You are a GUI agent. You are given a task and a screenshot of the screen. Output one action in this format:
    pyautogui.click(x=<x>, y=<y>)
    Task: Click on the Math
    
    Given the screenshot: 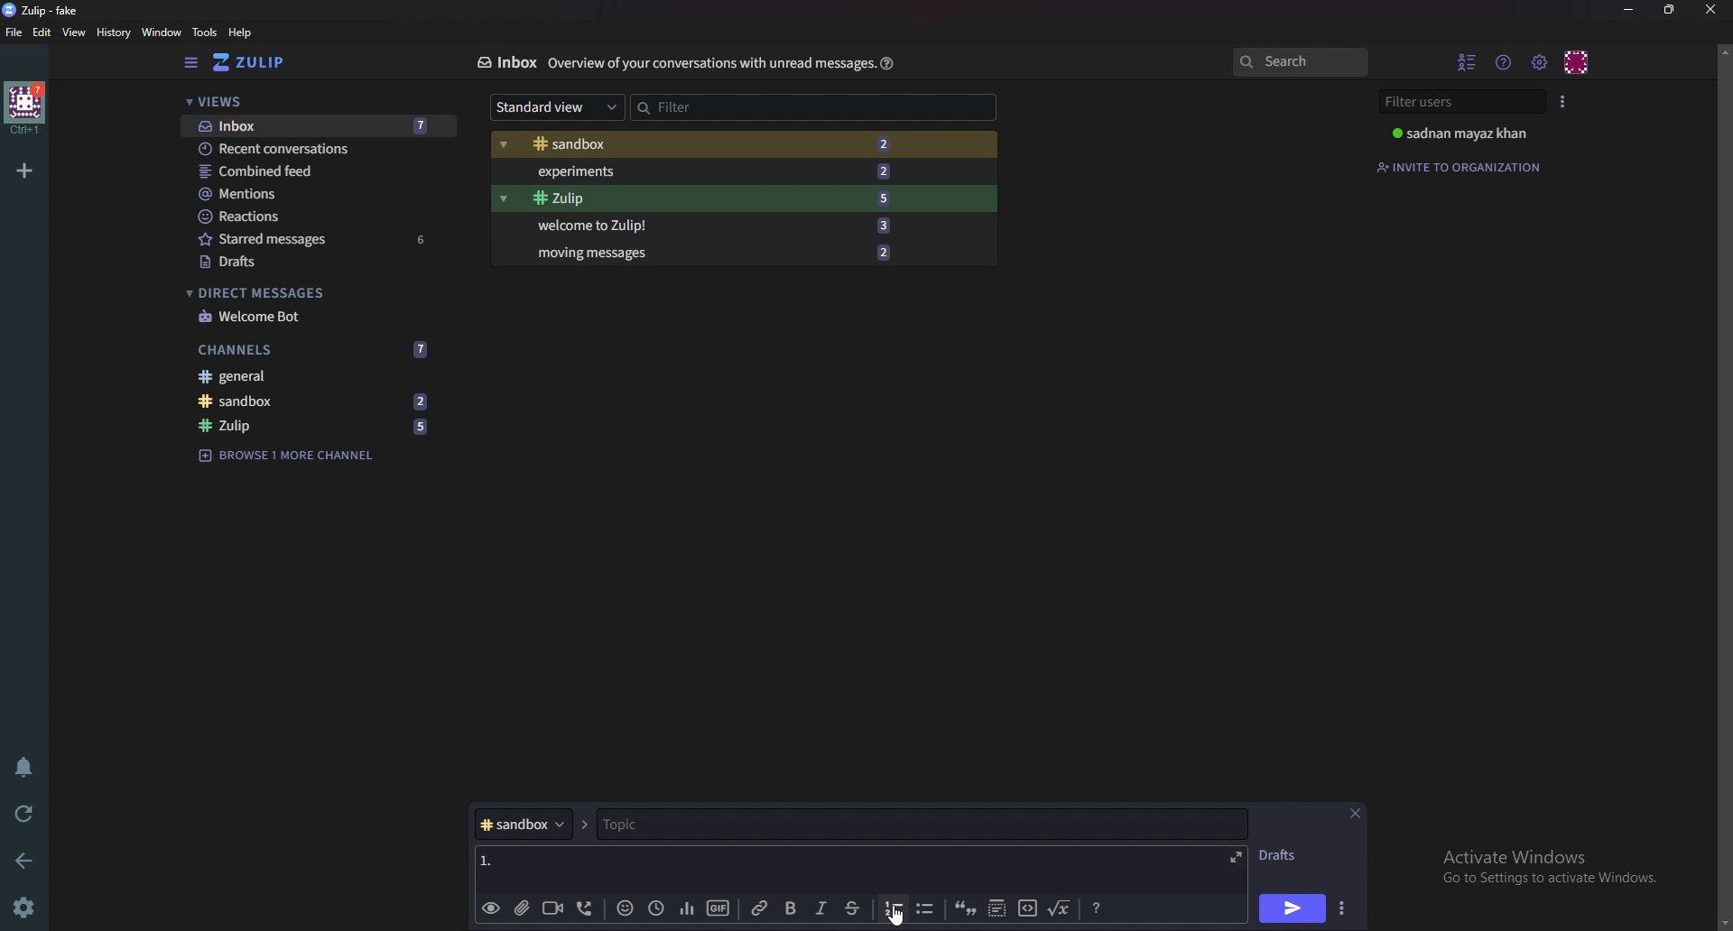 What is the action you would take?
    pyautogui.click(x=1061, y=908)
    